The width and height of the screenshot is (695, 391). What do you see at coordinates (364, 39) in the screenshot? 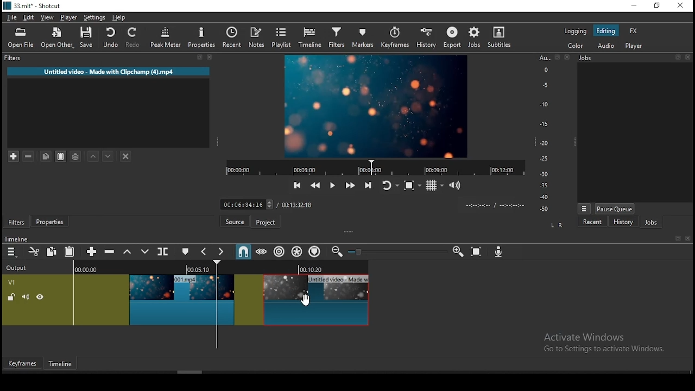
I see `markers` at bounding box center [364, 39].